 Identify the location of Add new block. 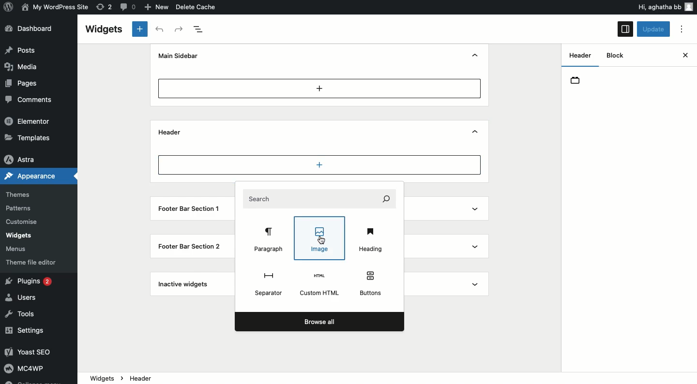
(319, 164).